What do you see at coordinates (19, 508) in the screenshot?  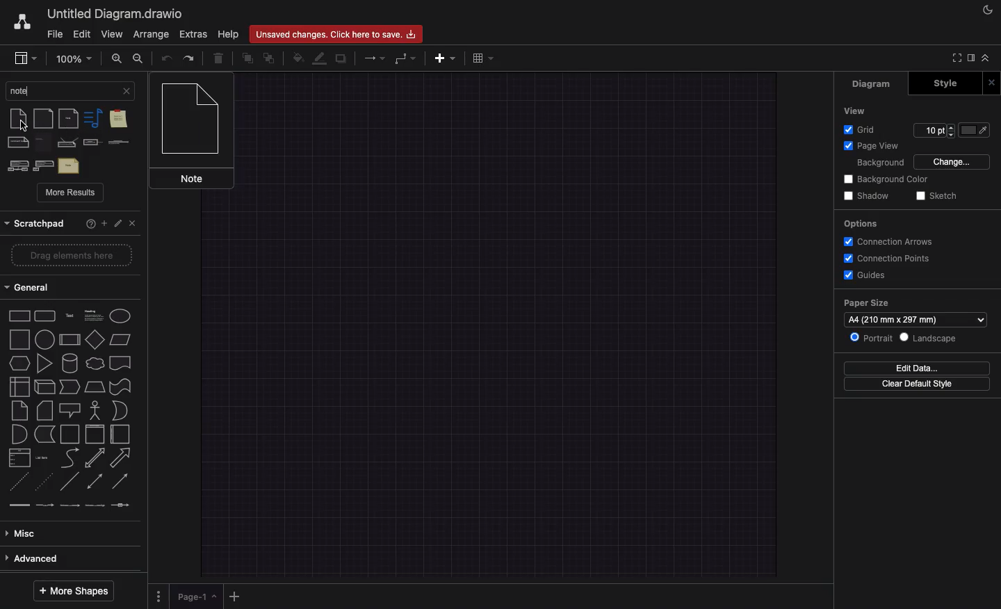 I see `link` at bounding box center [19, 508].